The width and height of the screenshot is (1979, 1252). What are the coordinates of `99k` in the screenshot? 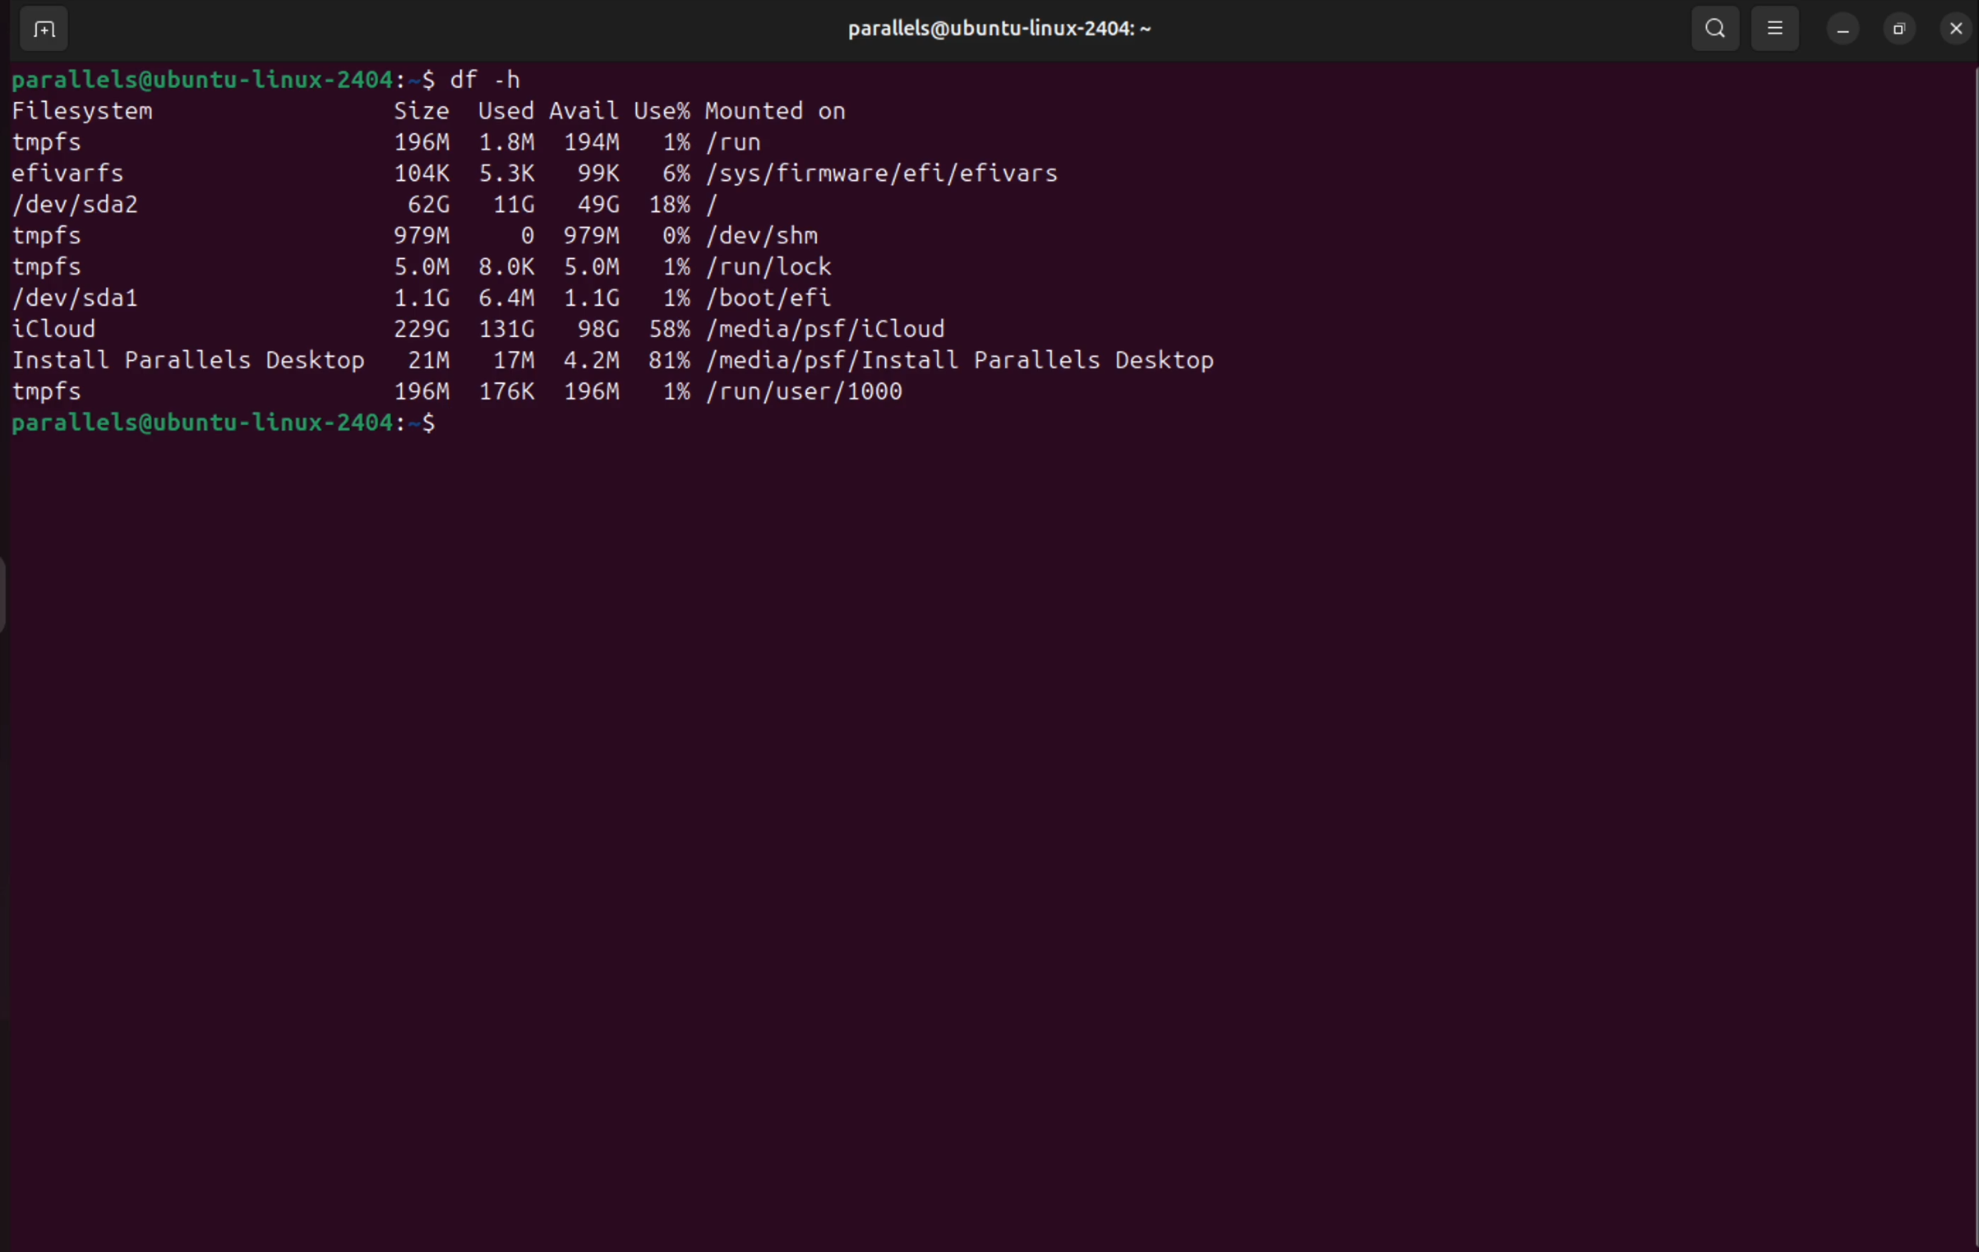 It's located at (599, 175).